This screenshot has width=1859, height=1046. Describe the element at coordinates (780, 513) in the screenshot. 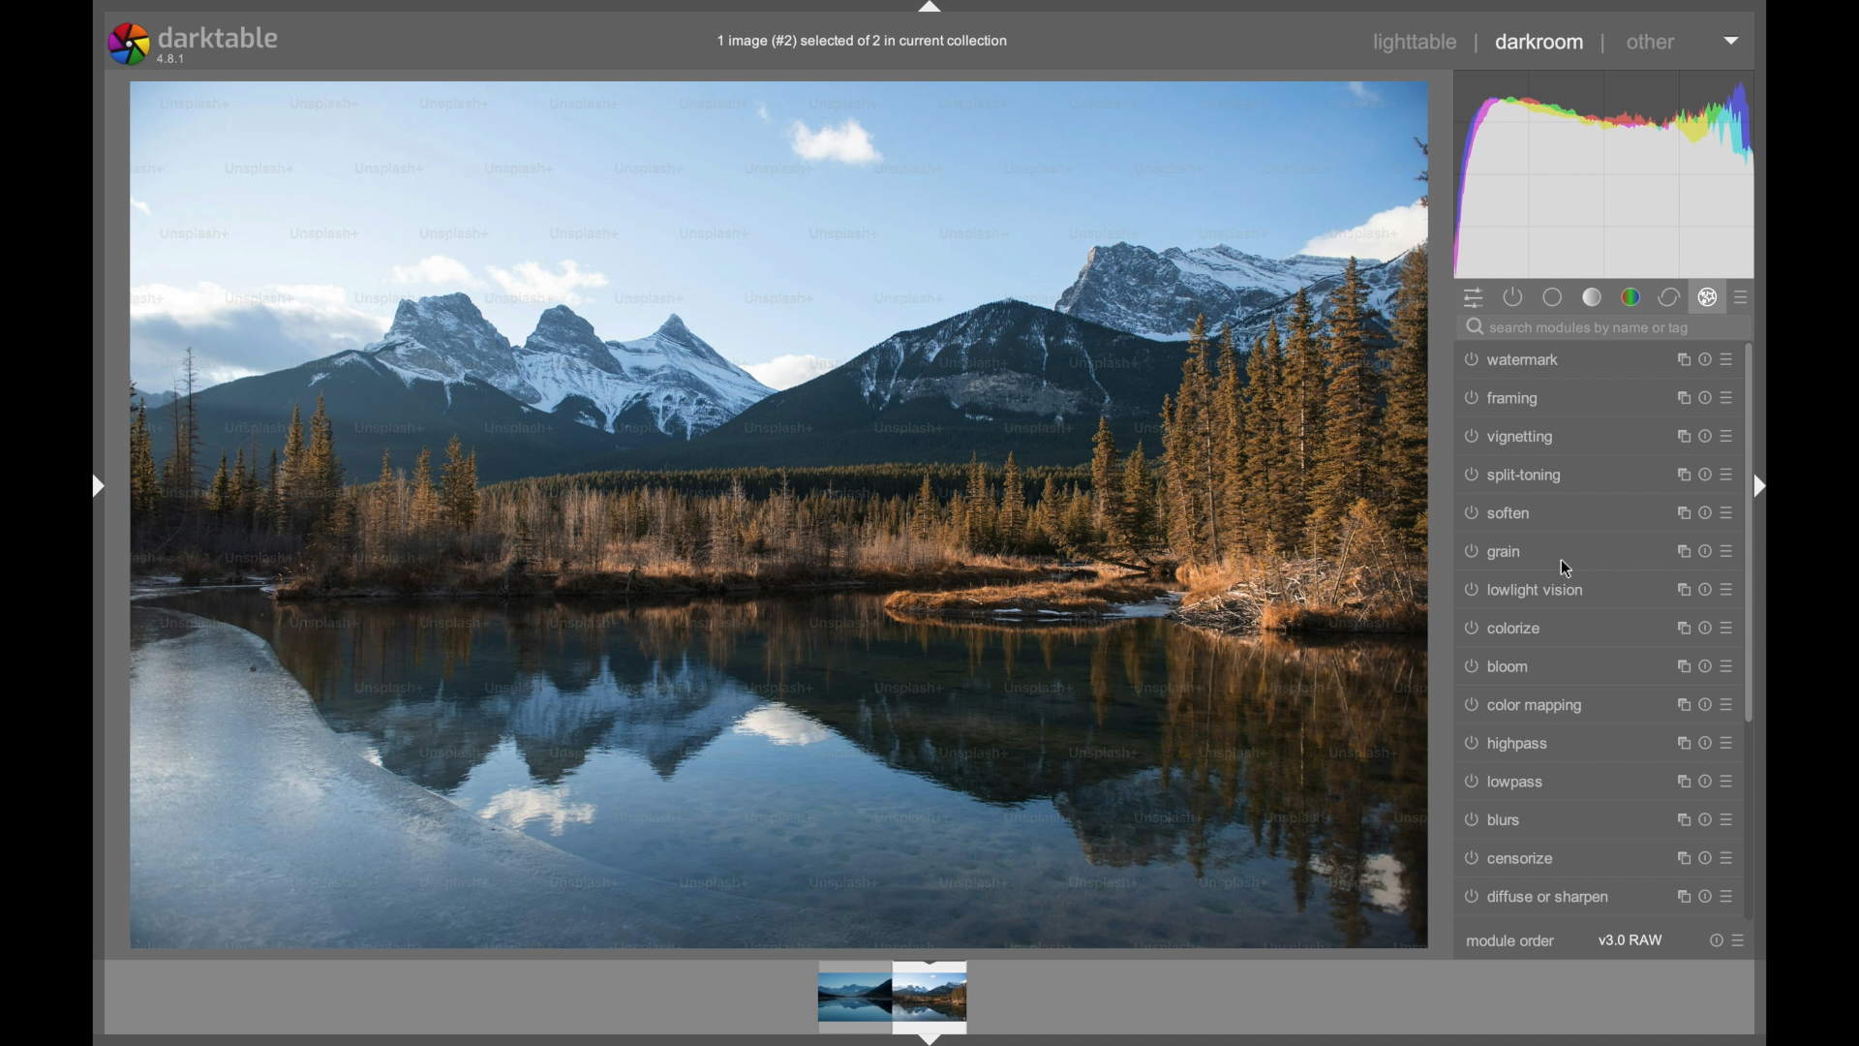

I see `photo preview` at that location.